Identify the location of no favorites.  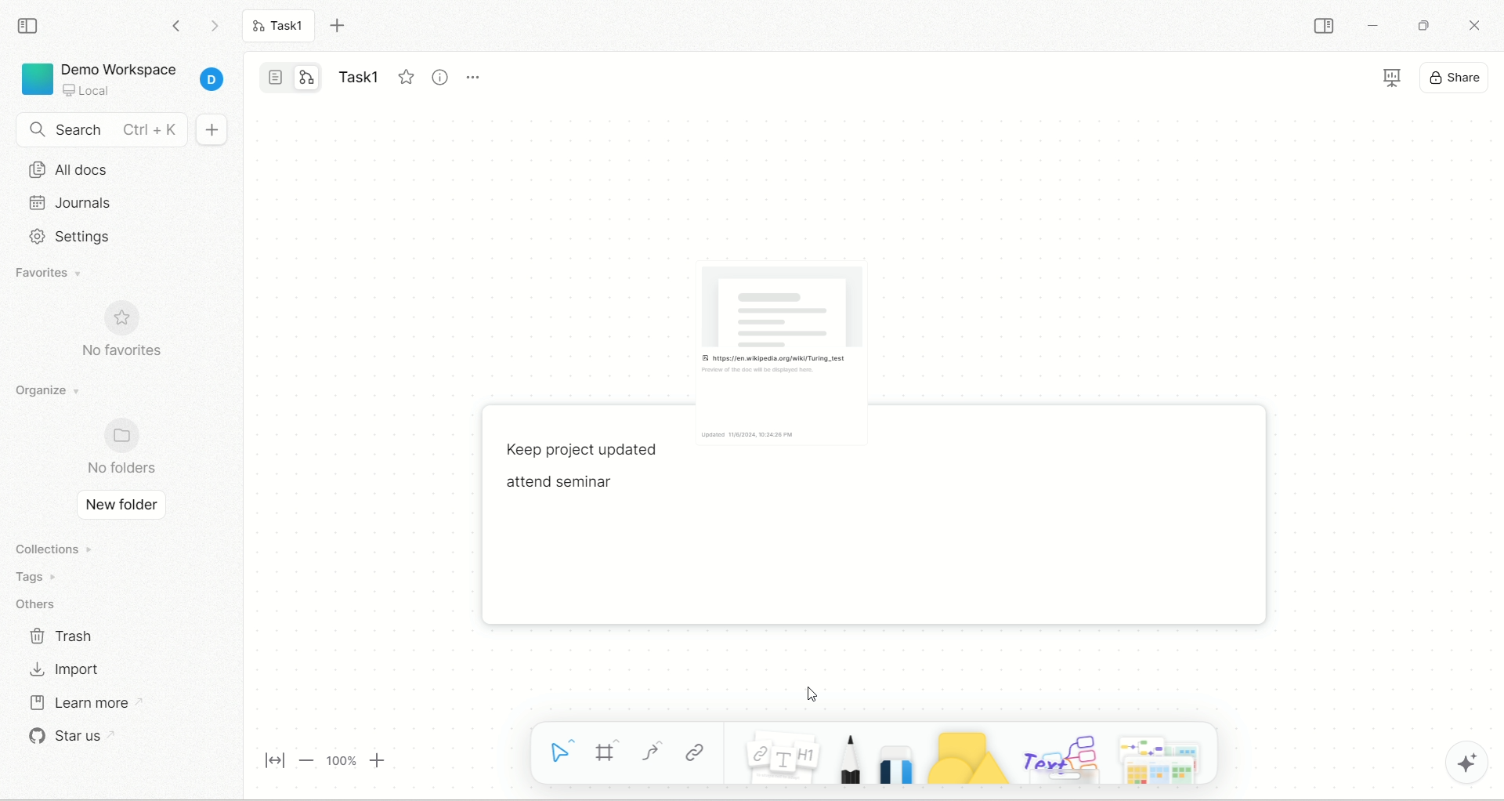
(135, 333).